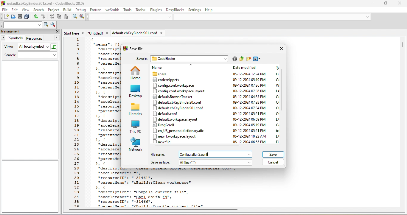  What do you see at coordinates (241, 59) in the screenshot?
I see `up one level` at bounding box center [241, 59].